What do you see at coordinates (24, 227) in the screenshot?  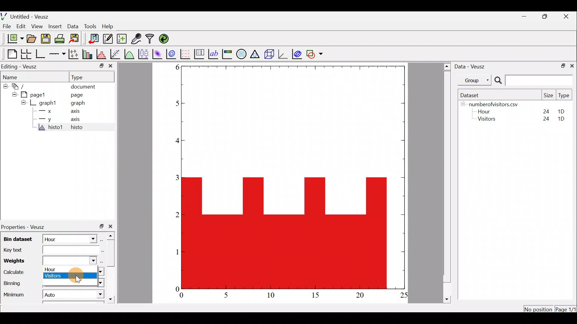 I see `Properties - Veusz` at bounding box center [24, 227].